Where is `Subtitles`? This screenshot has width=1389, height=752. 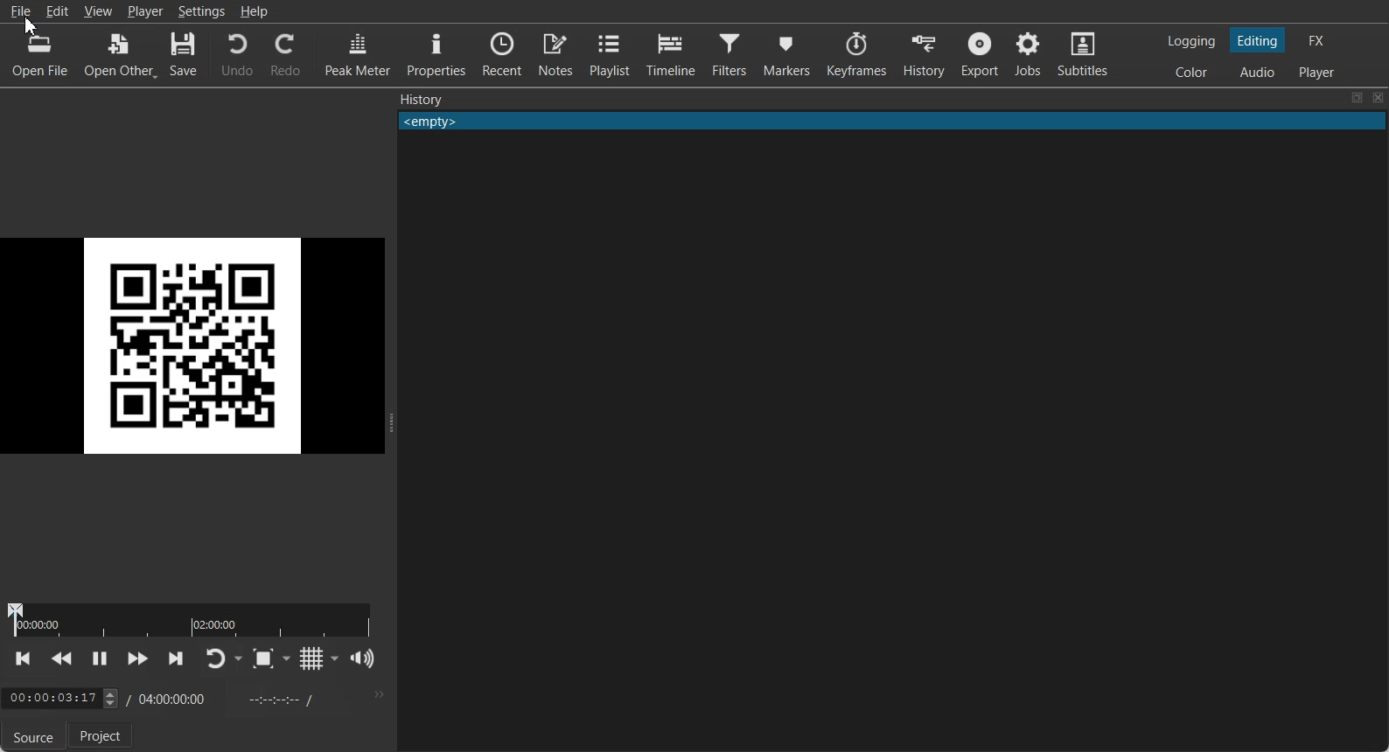
Subtitles is located at coordinates (1083, 52).